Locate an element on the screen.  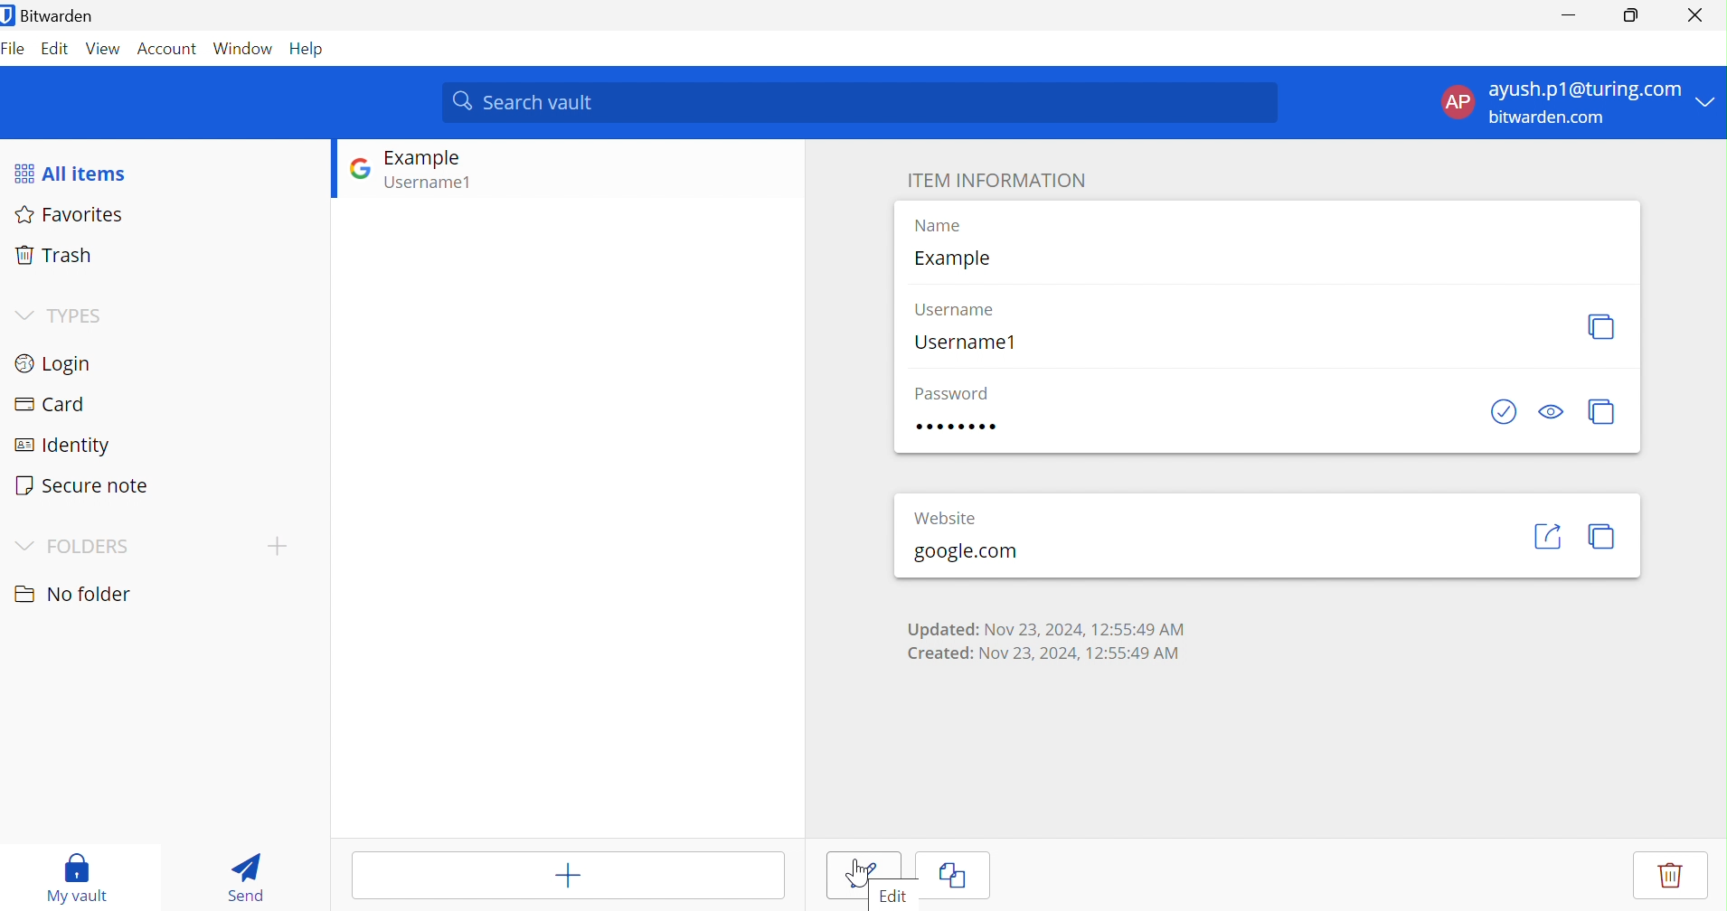
Account is located at coordinates (166, 48).